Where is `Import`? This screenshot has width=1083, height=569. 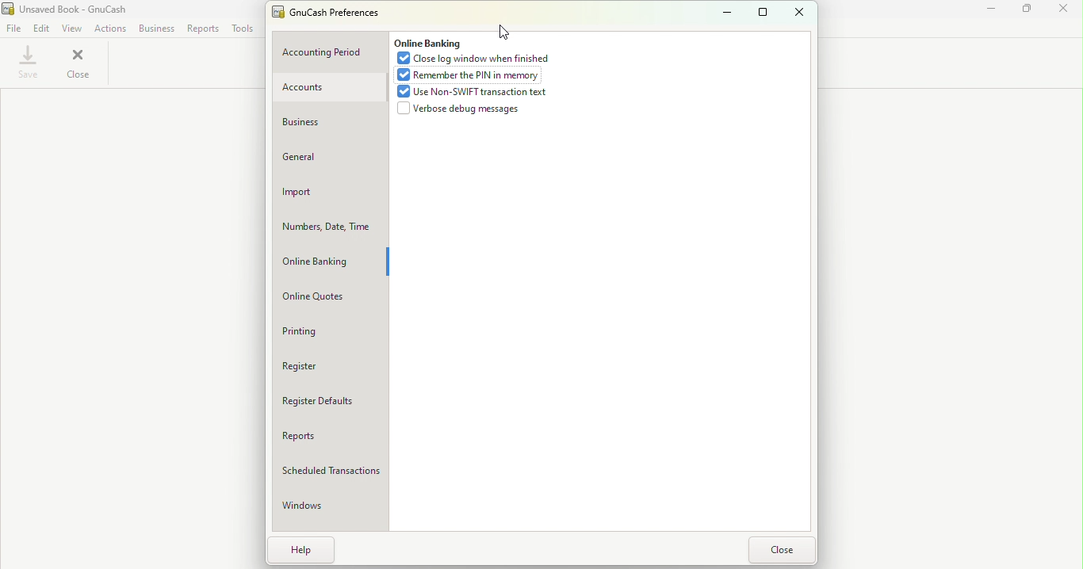 Import is located at coordinates (328, 195).